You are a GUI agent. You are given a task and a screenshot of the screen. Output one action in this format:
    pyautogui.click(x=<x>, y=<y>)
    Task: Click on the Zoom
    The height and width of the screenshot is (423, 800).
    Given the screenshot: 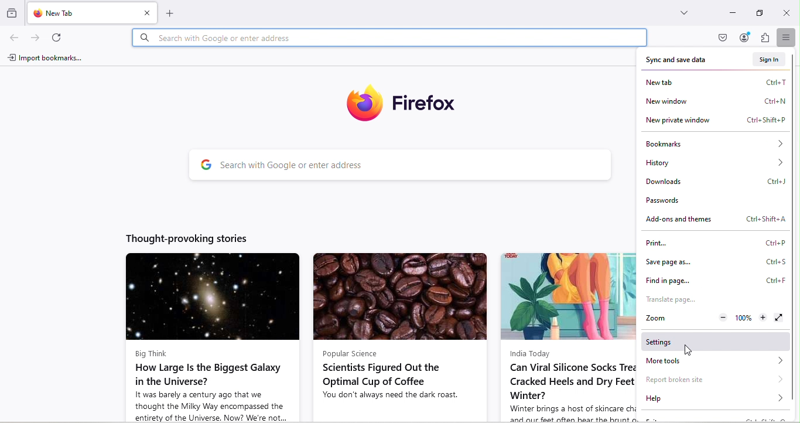 What is the action you would take?
    pyautogui.click(x=669, y=321)
    